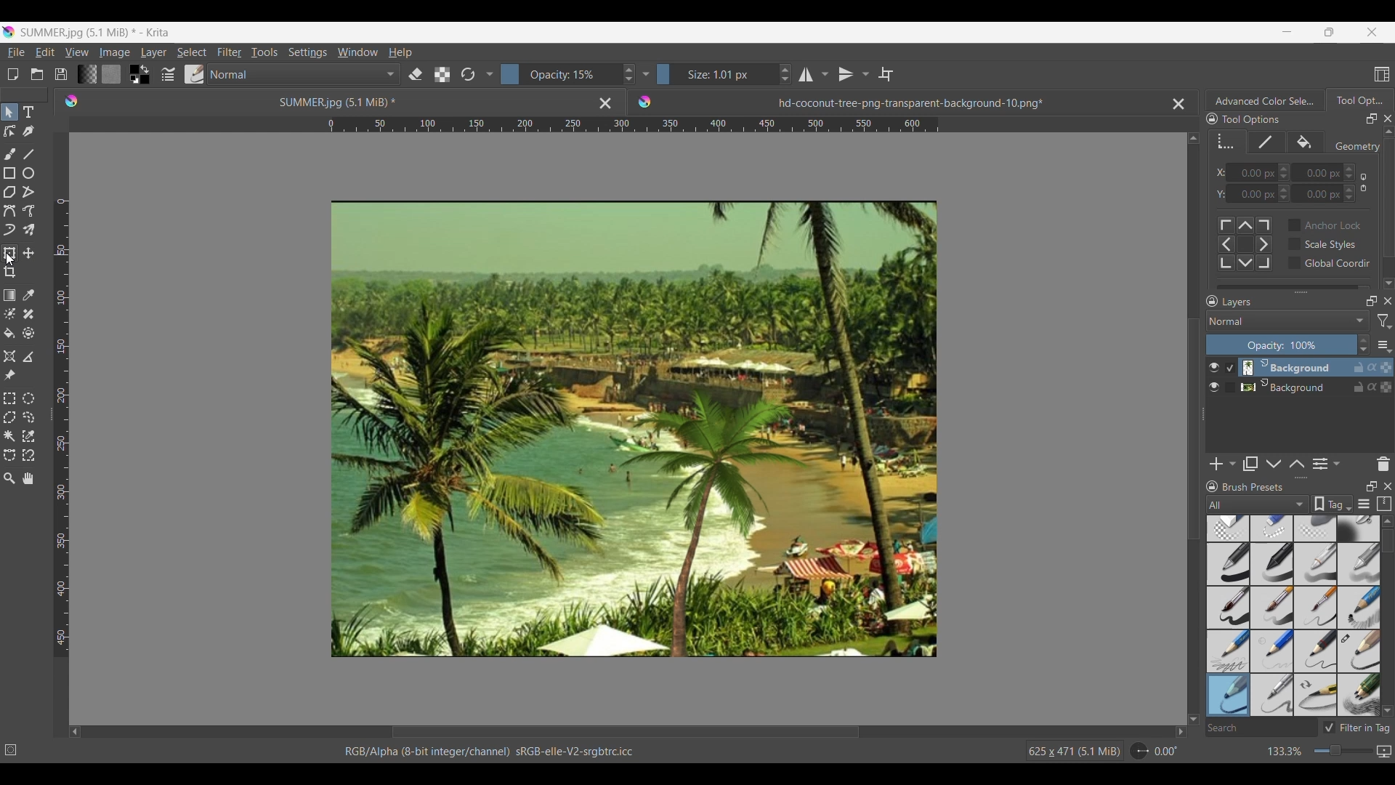  Describe the element at coordinates (1306, 142) in the screenshot. I see `Fill` at that location.